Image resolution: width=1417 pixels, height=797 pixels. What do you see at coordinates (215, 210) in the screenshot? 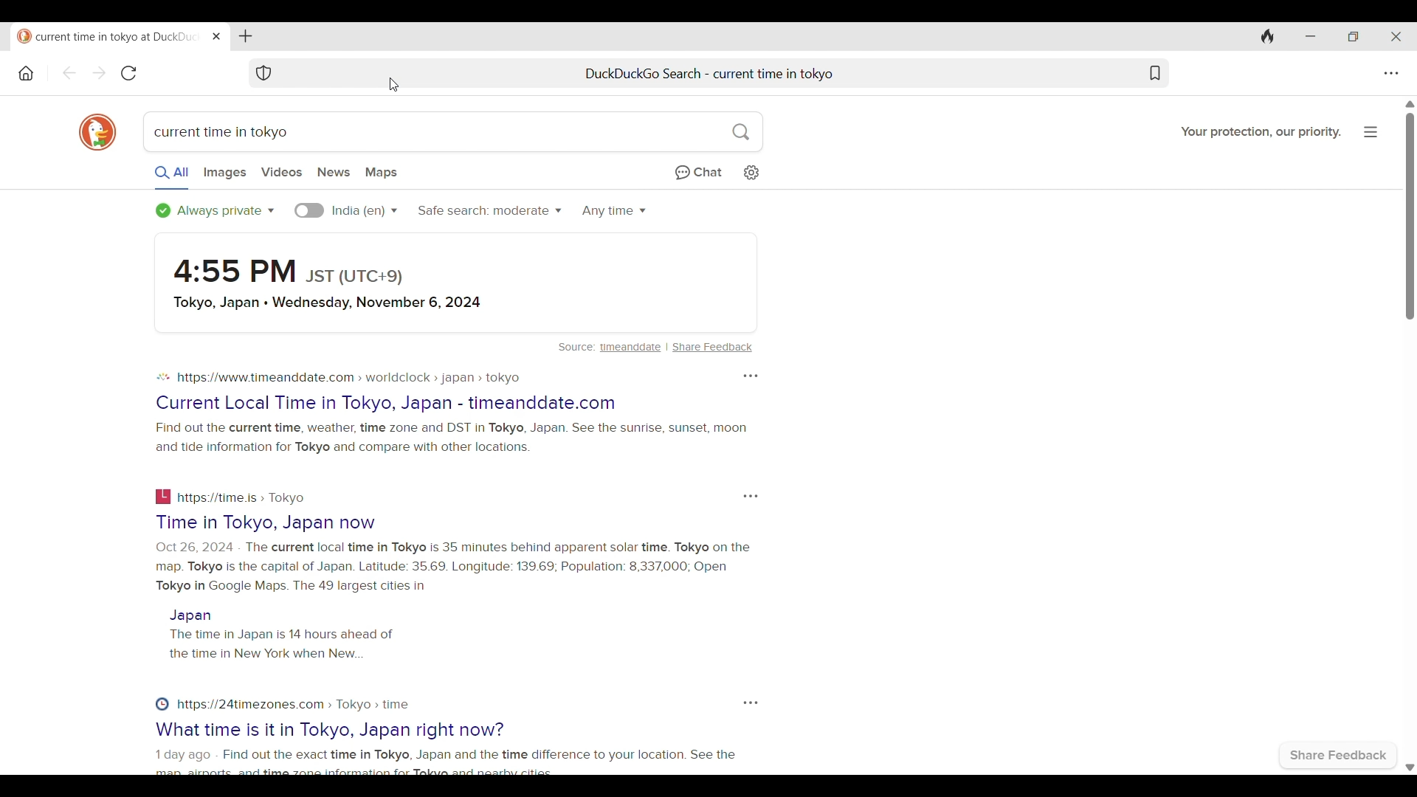
I see `Search privacy options` at bounding box center [215, 210].